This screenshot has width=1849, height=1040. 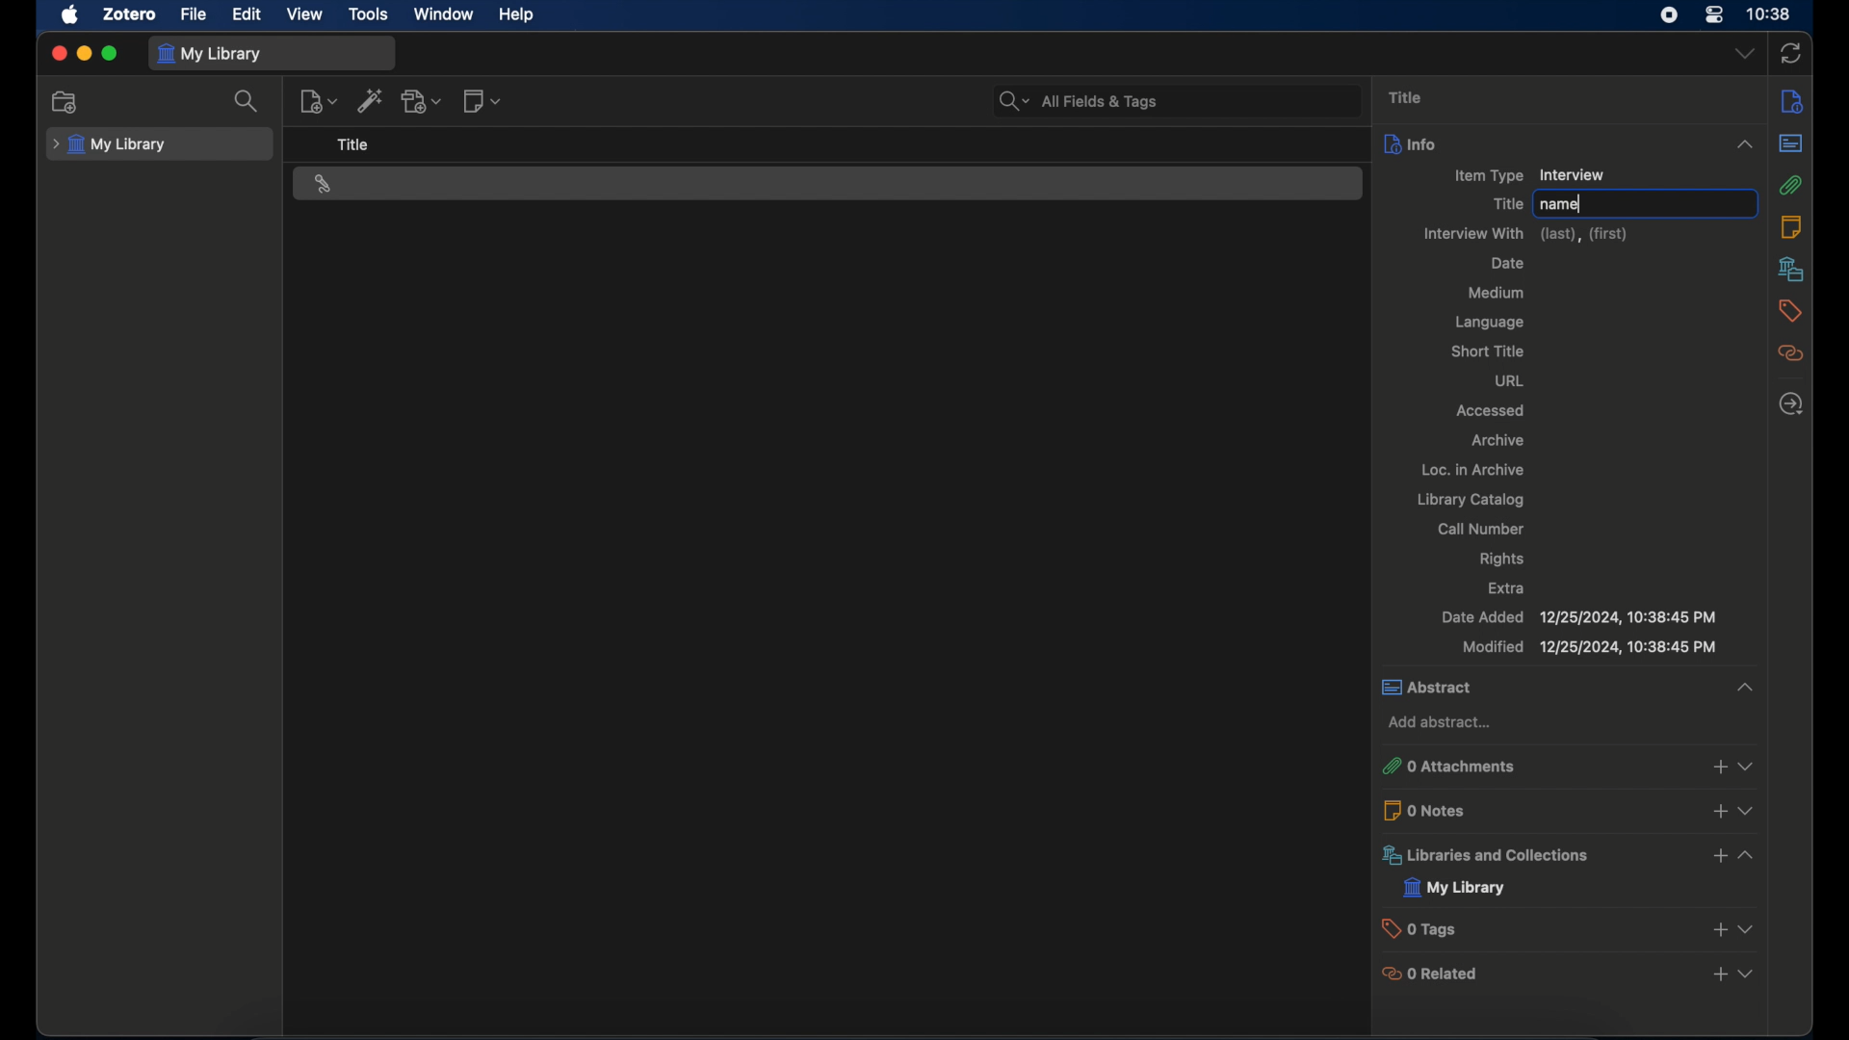 What do you see at coordinates (1512, 381) in the screenshot?
I see `url` at bounding box center [1512, 381].